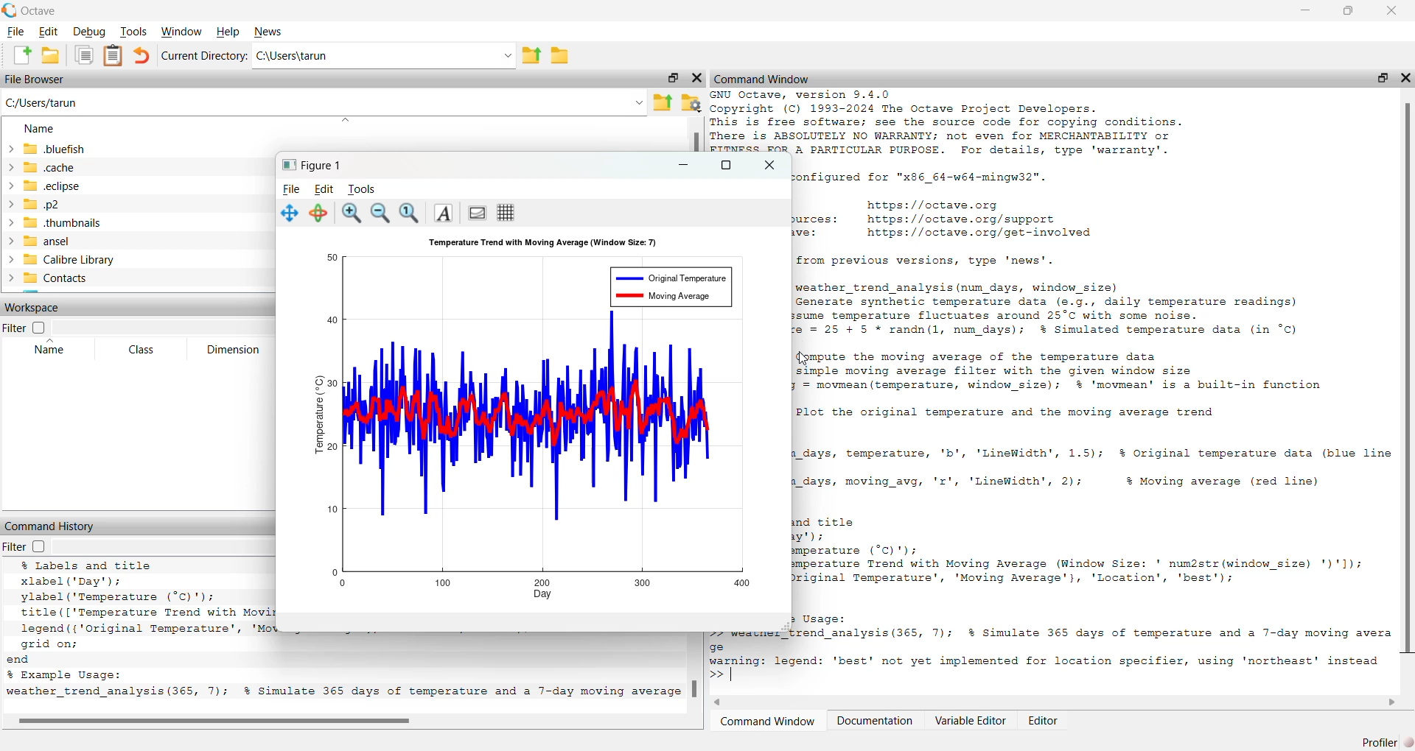 The height and width of the screenshot is (751, 1415). I want to click on configured for  "x86_64-w64-mingw32".https: //octave.orgurces:  https://octave.org/supportve: https://octave.org/get-involvedfrom previous versions, type 'news'.weather_trend_analysis (num days, window_size)Generate synthetic temperature data (e.g., daily temperature readings)sume temperature fluctuates around 25°C with some noise.= 25 + 5 * randn(l, num days); §% Simulated temperature data (in °C)Qgmpute the moving average of the temperature datasimple moving average filter with the given window size= movmean (temperature, window_size); % 'movmean' is a built-in functionPlot the original temperature and the moving average trend_days, temperature, 'b', 'LineWidth', 1.5); §% Original temperature data (blue line_days, moving_avg, 'r', 'LineWidth', 2); $ Moving average (red line)d titley') ierature (°C)');| erature Trend with Moving Average (Window Size: ' num2str(window_size) ')'1);0 iginal Temperature', 'Moving Average'}, 'Location', 'best');3 Usage:ftrend analysis(365, 7); §% Simulate 365 days of temperature and a 7-day moving averahast’ not vat imnlssanted for location specifier. usine 'martheast' instead, so click(1092, 419).